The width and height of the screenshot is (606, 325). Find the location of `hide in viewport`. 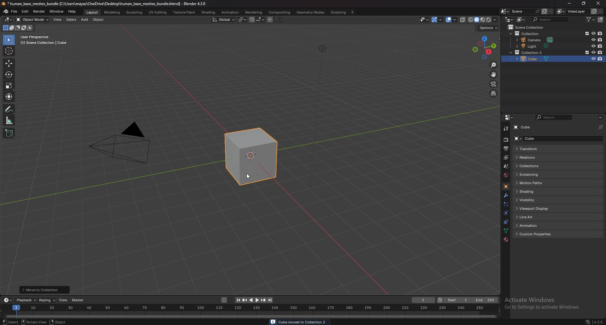

hide in viewport is located at coordinates (593, 58).